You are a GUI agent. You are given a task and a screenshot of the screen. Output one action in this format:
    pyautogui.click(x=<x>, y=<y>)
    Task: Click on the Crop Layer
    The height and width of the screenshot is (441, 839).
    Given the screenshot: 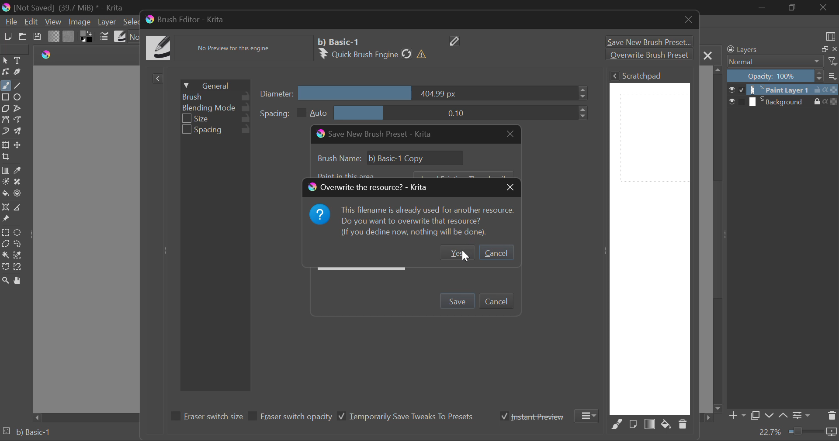 What is the action you would take?
    pyautogui.click(x=8, y=157)
    